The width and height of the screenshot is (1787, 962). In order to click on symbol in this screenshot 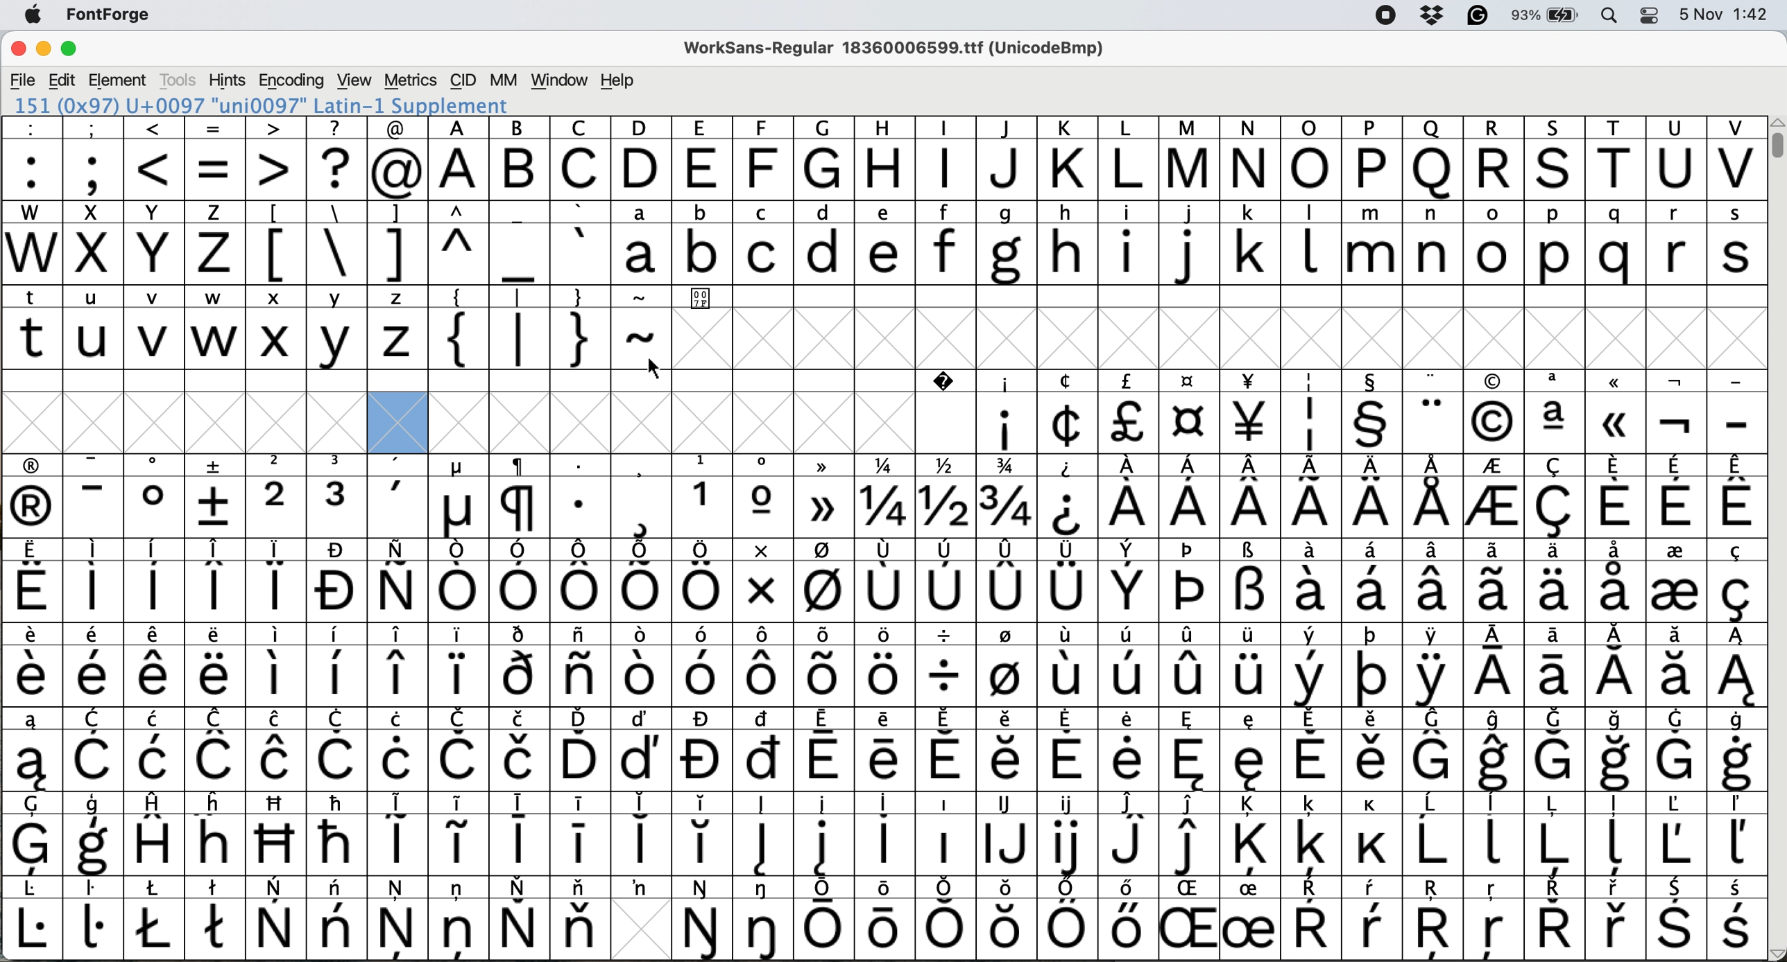, I will do `click(1735, 834)`.